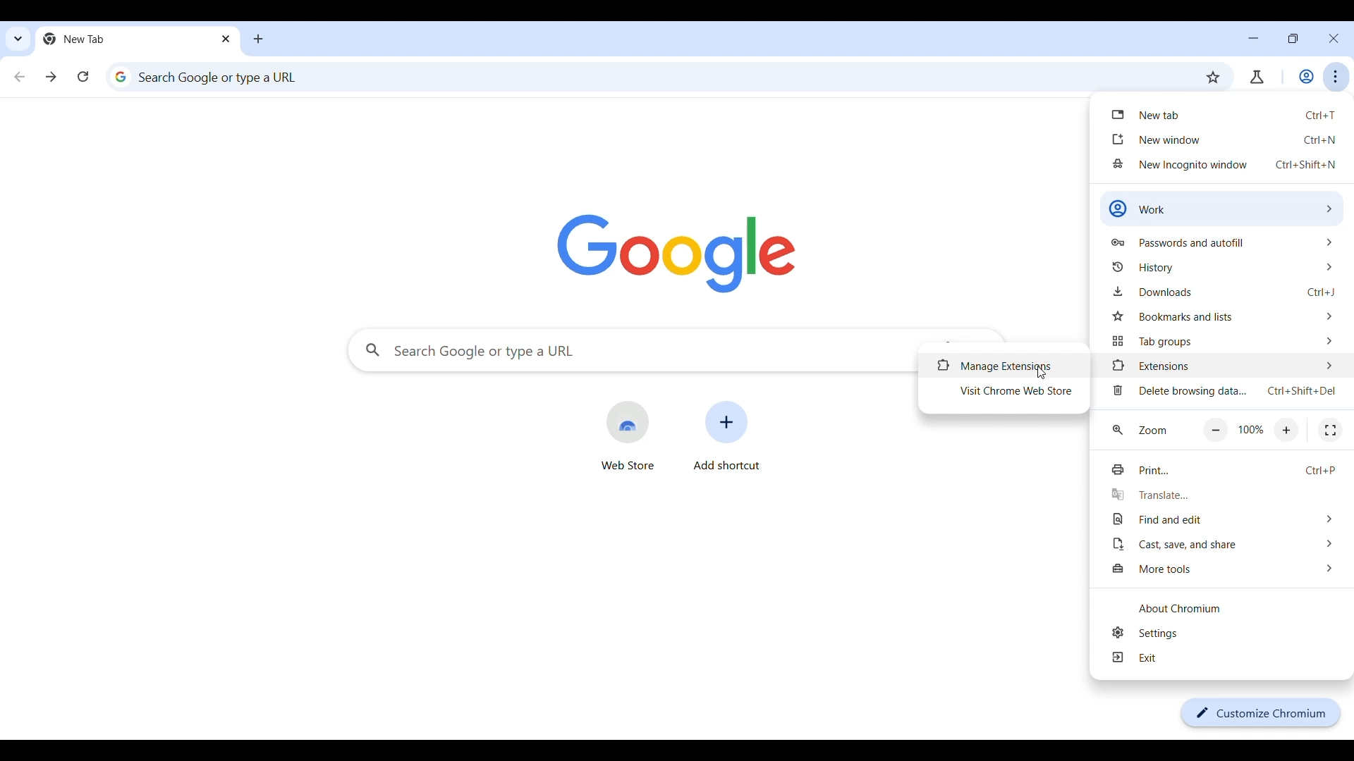 Image resolution: width=1354 pixels, height=761 pixels. I want to click on Chrome labs, so click(1256, 77).